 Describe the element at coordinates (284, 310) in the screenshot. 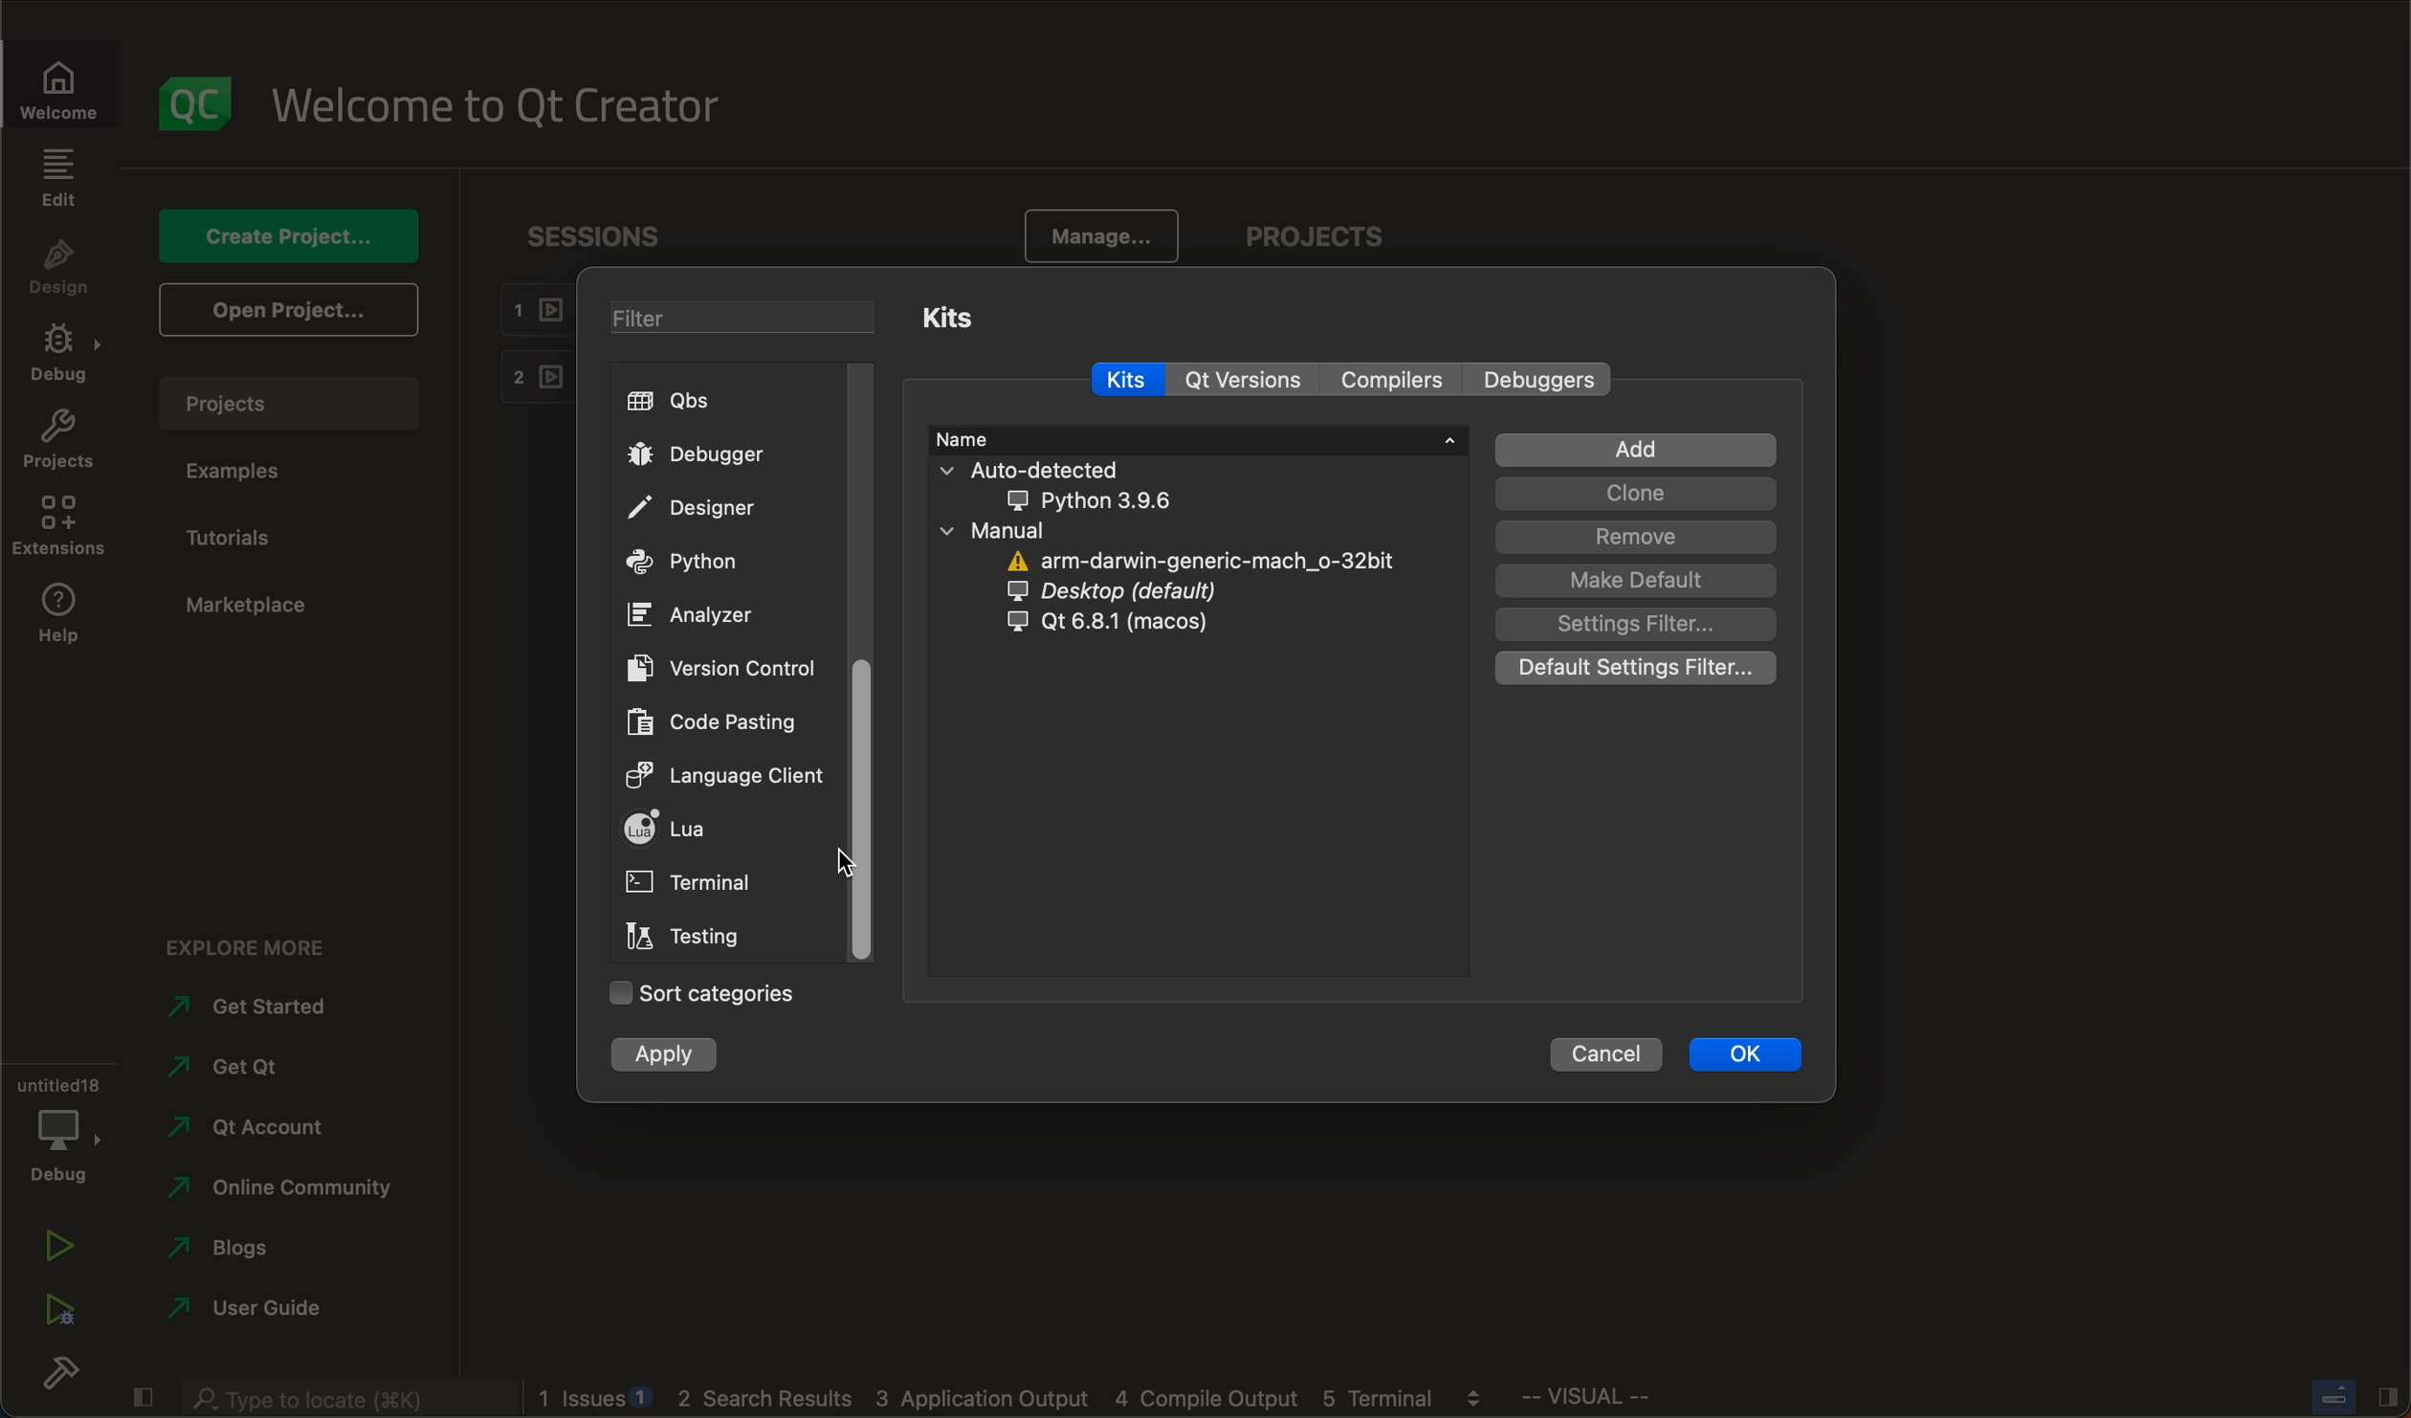

I see `open ` at that location.